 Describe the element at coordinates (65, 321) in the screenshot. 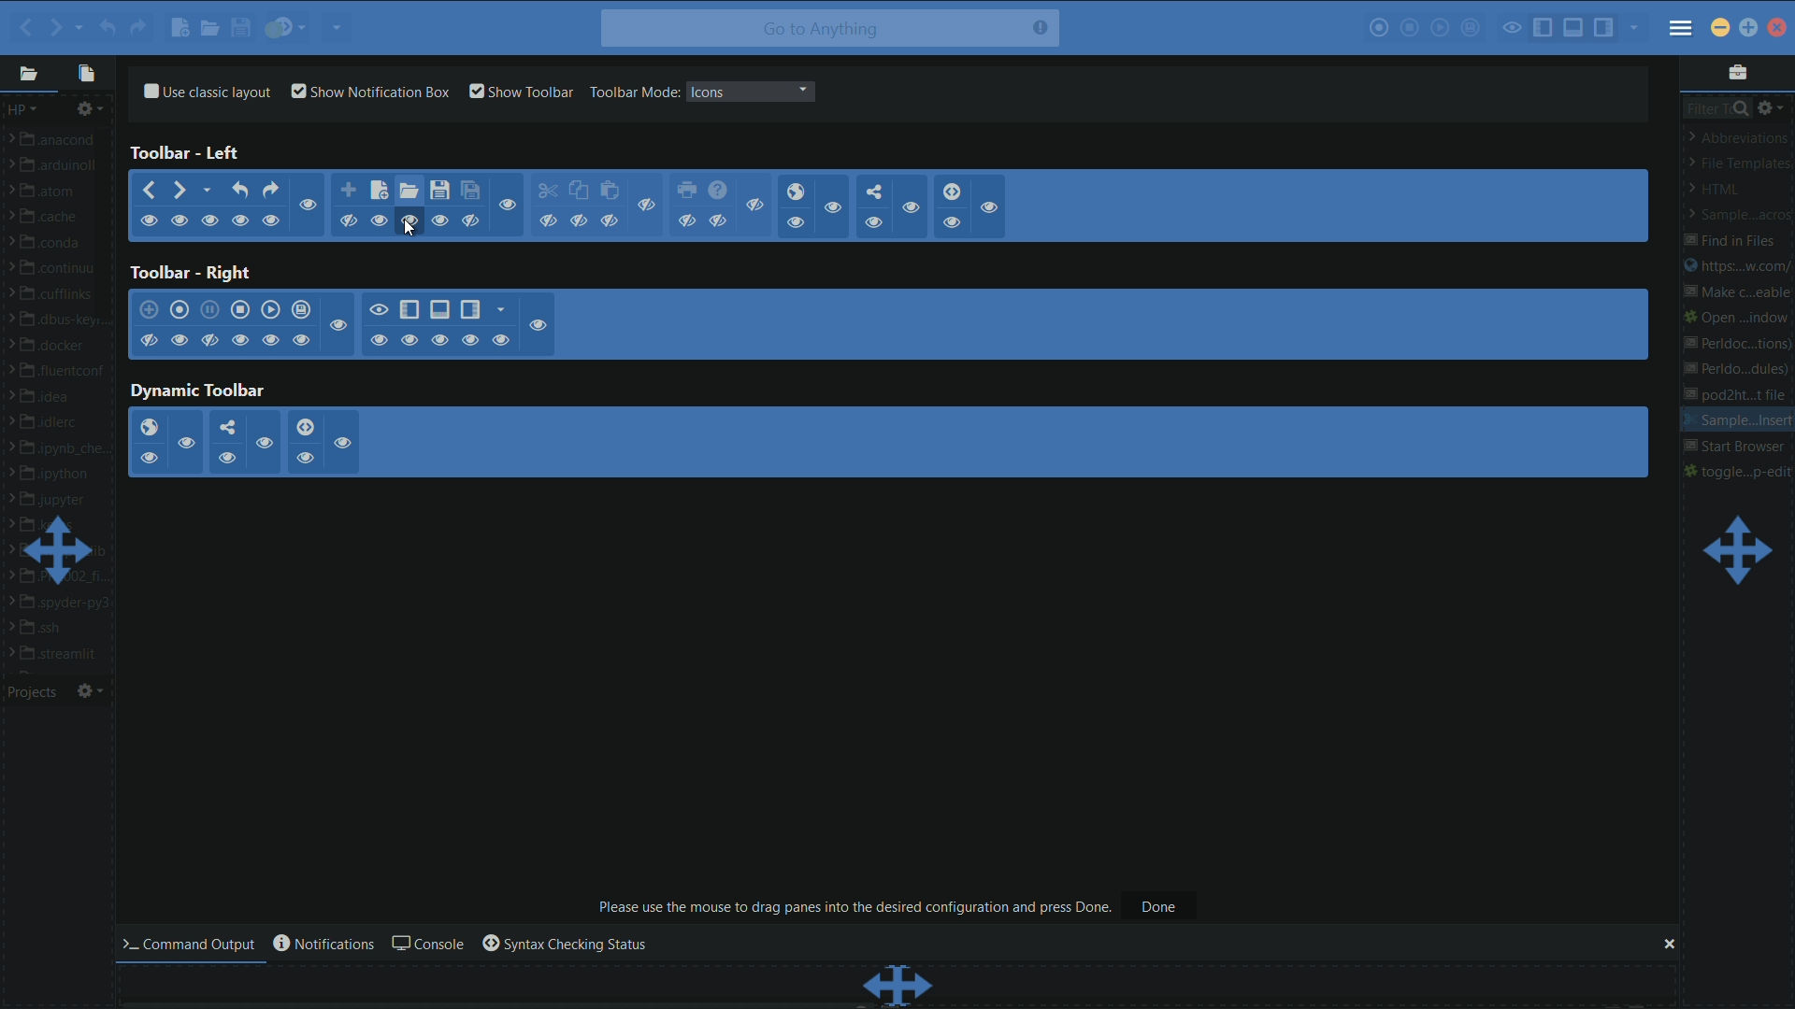

I see `.dbus-key:..` at that location.